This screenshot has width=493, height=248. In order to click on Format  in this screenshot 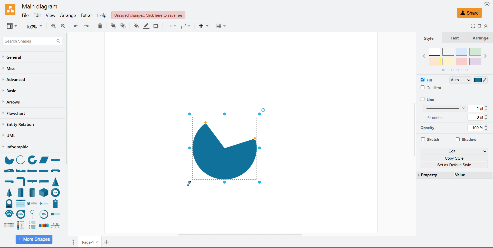, I will do `click(479, 26)`.